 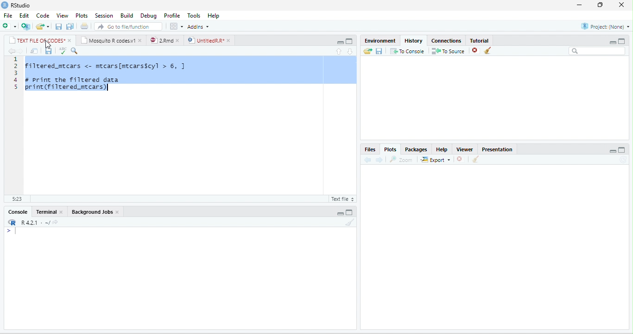 I want to click on Plots, so click(x=391, y=149).